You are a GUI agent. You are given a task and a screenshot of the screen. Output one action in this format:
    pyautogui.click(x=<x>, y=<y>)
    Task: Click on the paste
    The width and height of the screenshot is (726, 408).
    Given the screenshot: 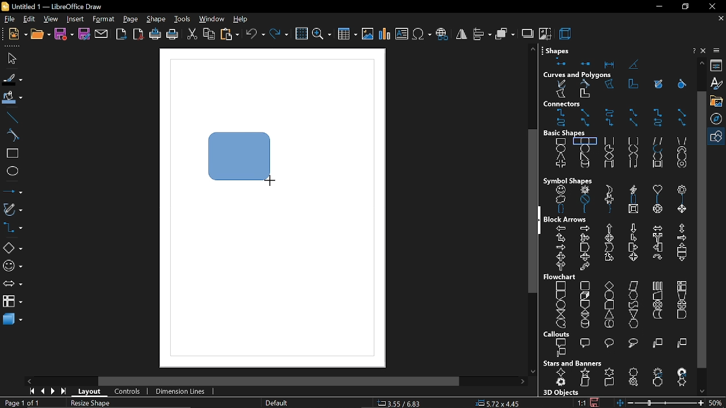 What is the action you would take?
    pyautogui.click(x=230, y=35)
    